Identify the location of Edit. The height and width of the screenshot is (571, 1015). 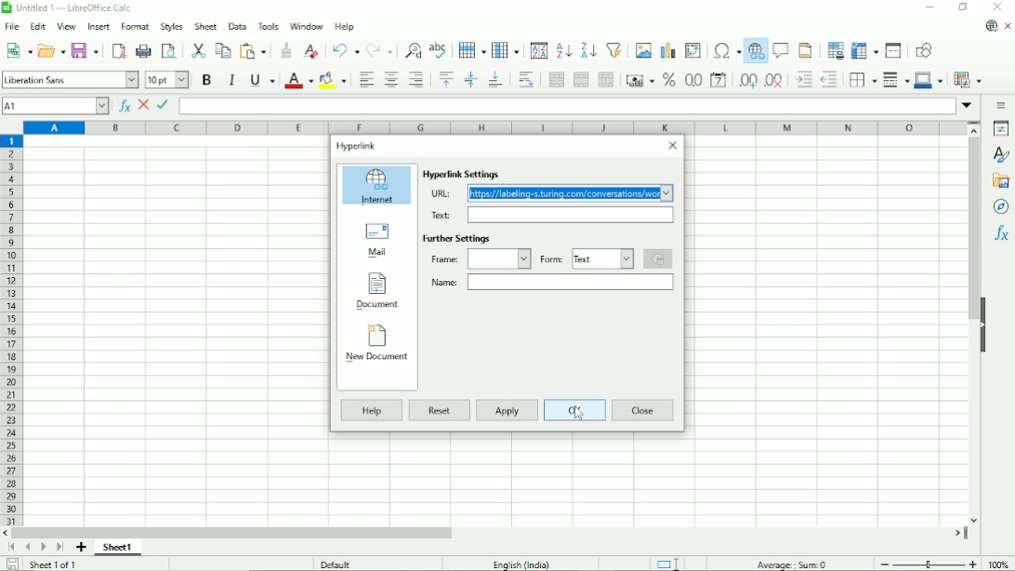
(38, 26).